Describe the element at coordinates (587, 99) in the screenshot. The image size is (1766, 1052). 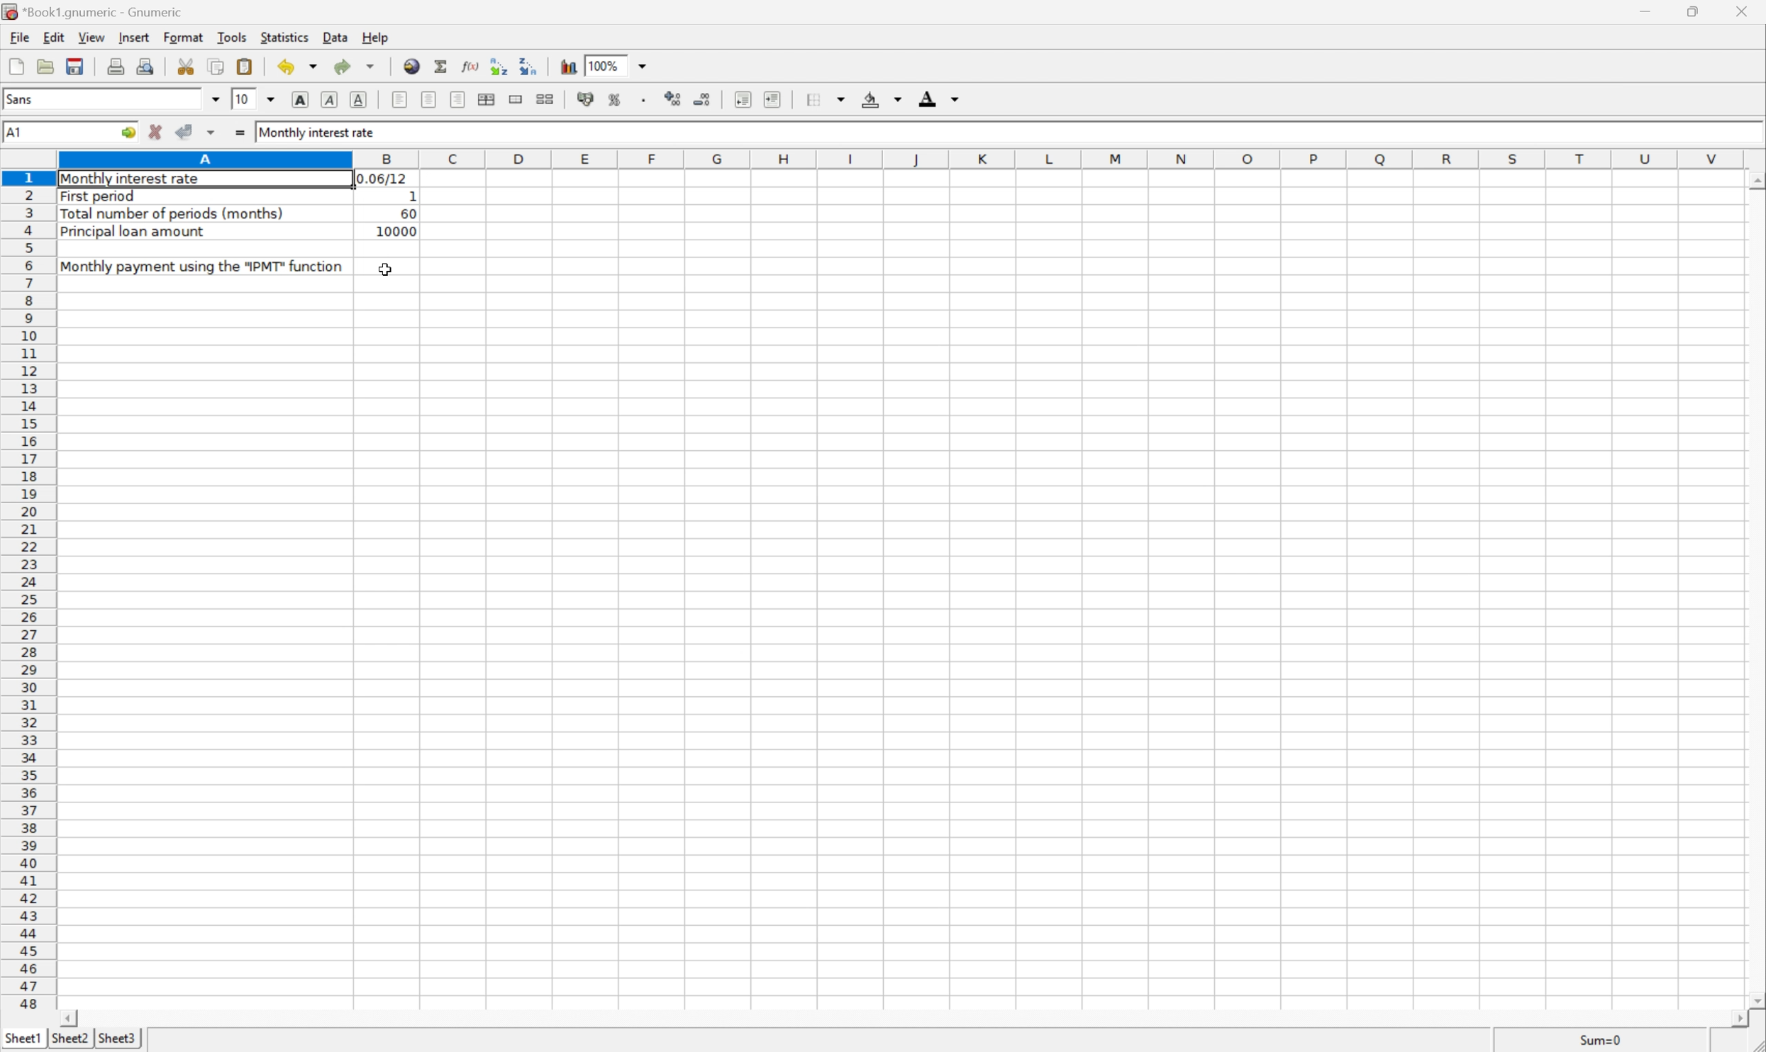
I see `Format the selection as accounting` at that location.